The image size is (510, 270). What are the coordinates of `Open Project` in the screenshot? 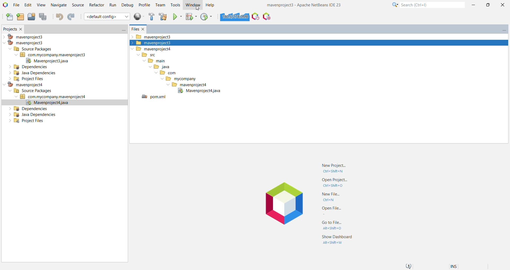 It's located at (334, 183).